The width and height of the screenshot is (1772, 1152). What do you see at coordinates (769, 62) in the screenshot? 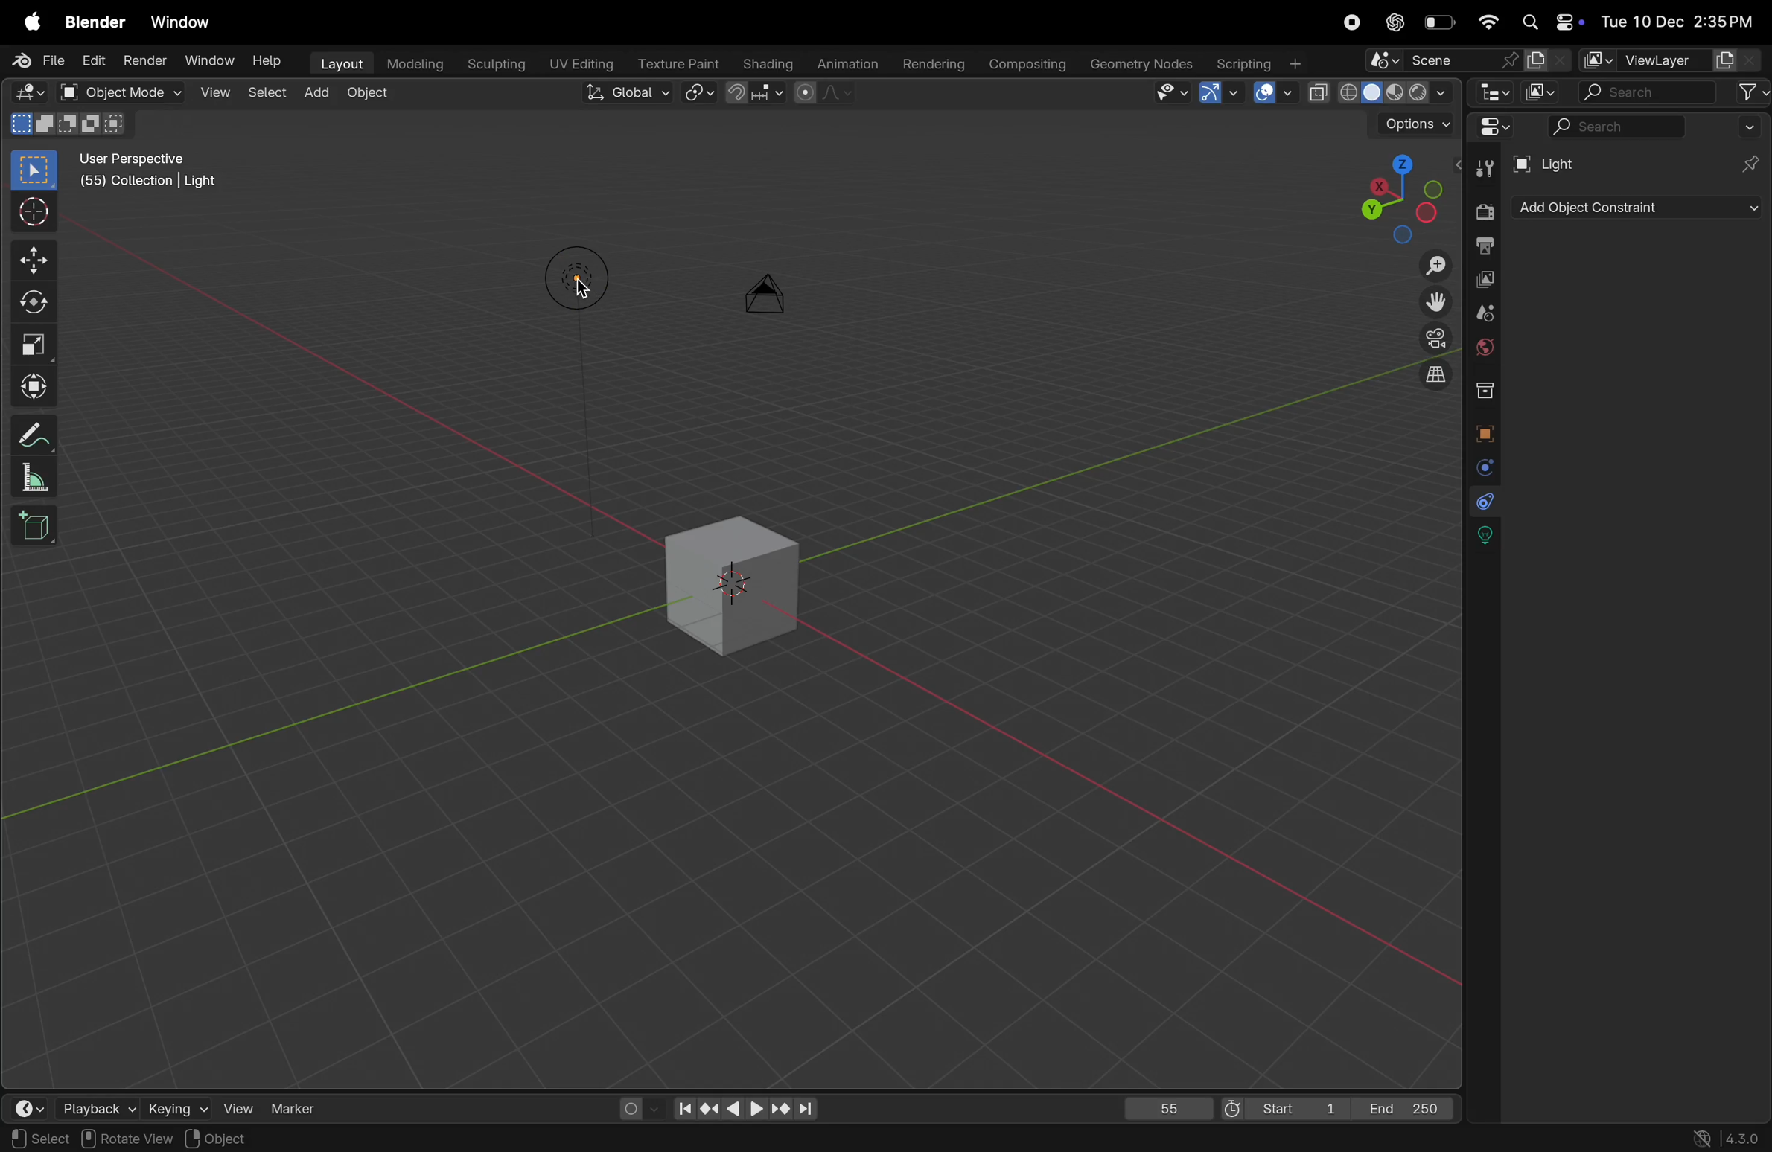
I see `shading` at bounding box center [769, 62].